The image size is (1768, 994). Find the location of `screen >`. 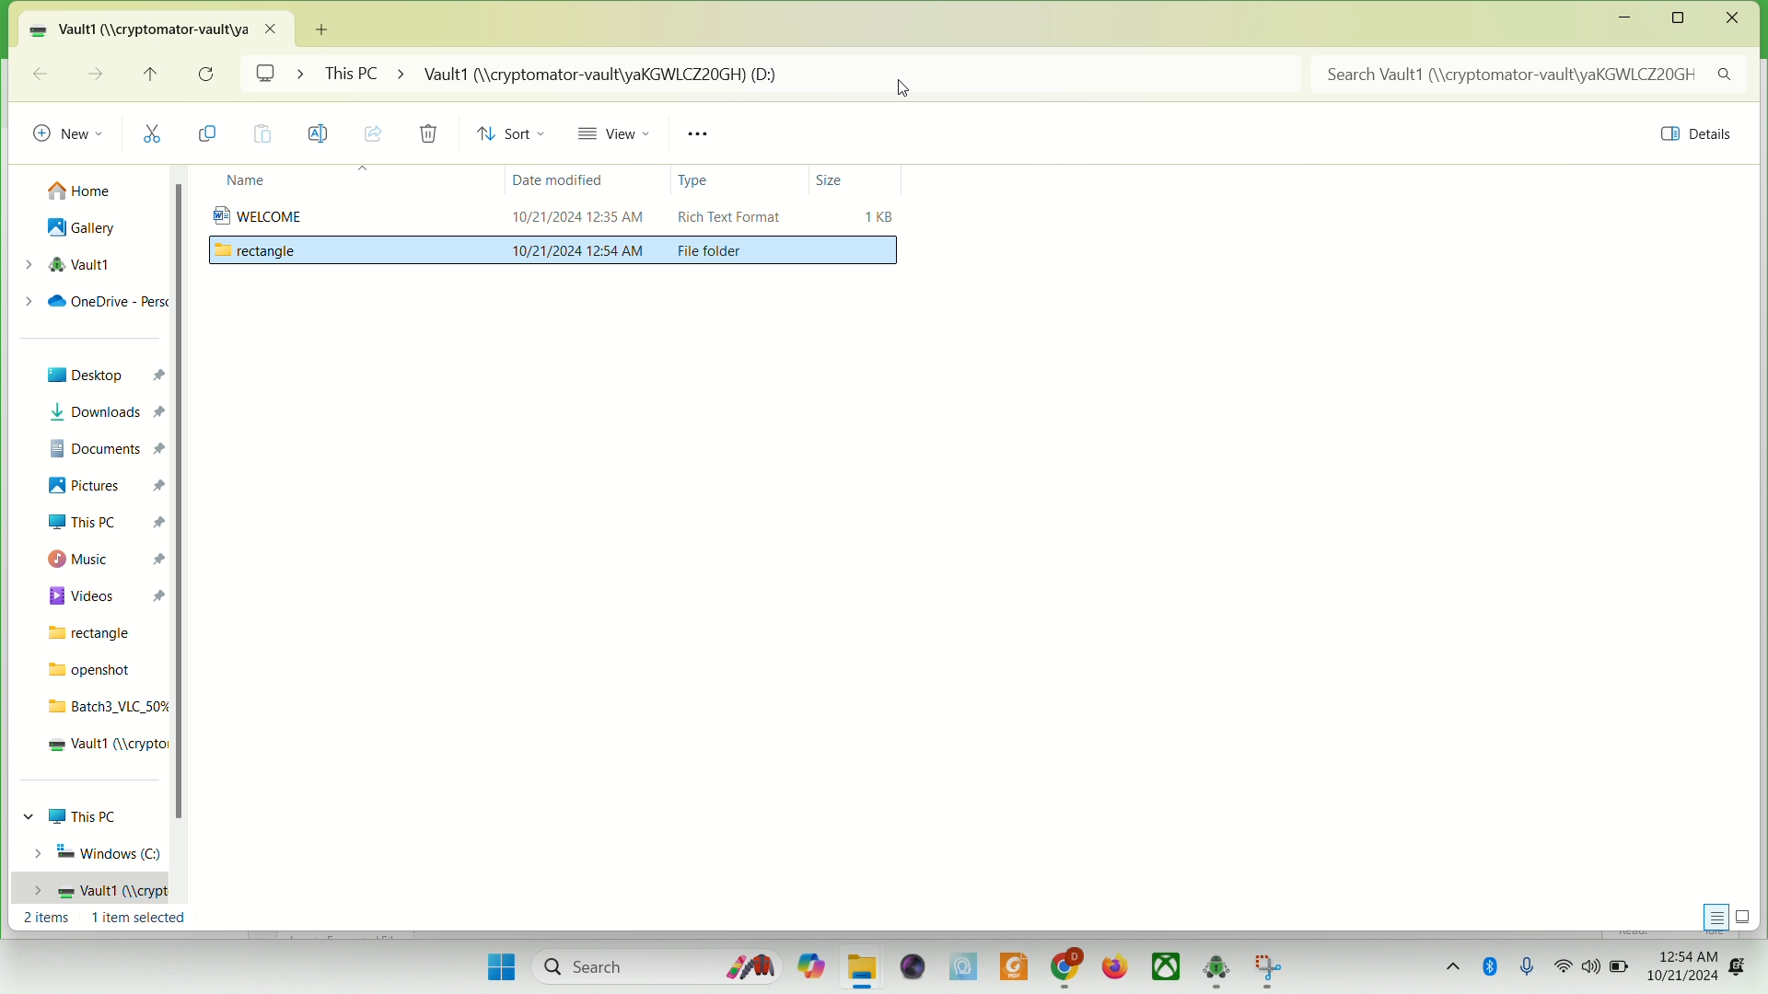

screen > is located at coordinates (280, 76).